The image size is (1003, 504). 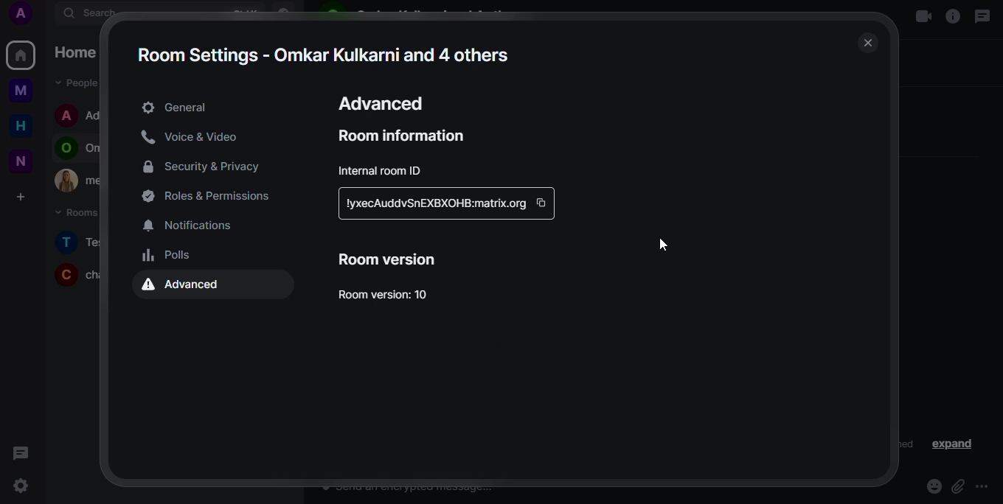 What do you see at coordinates (80, 116) in the screenshot?
I see `contact` at bounding box center [80, 116].